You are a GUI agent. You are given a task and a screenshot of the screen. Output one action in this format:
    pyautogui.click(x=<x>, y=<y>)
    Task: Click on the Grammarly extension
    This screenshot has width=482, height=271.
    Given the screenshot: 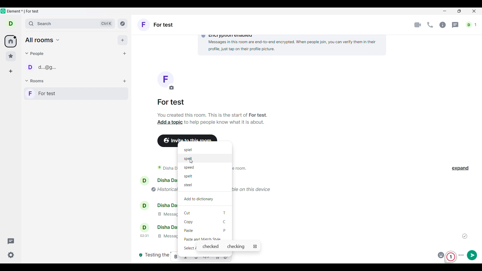 What is the action you would take?
    pyautogui.click(x=452, y=257)
    